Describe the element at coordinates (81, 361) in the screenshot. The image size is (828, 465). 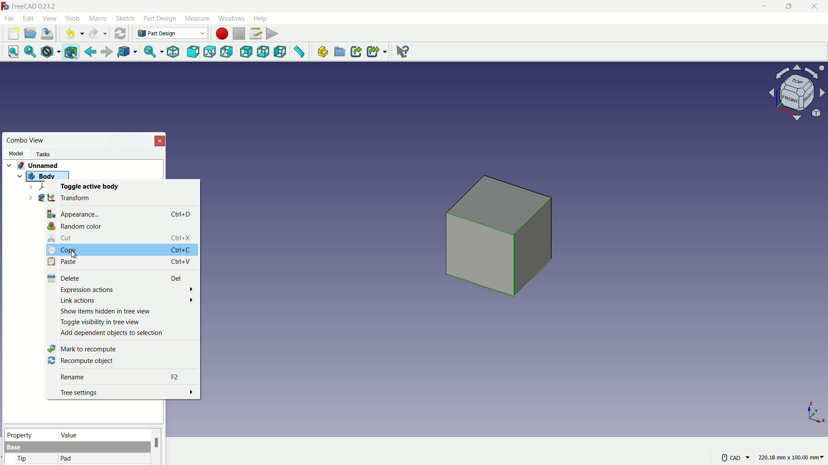
I see `Recompute object` at that location.